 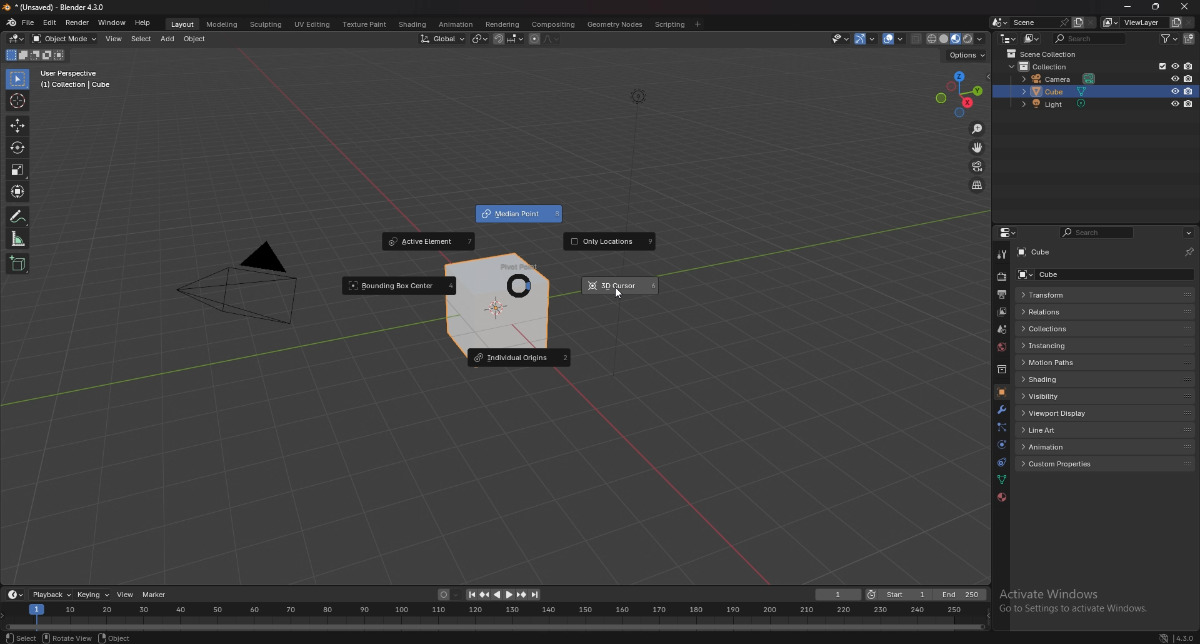 What do you see at coordinates (553, 24) in the screenshot?
I see `compisiting` at bounding box center [553, 24].